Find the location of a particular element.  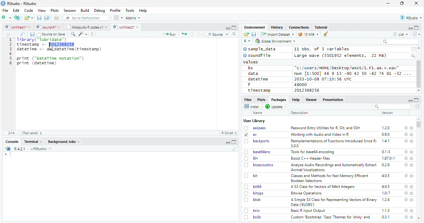

RStudio - RStudio is located at coordinates (22, 3).